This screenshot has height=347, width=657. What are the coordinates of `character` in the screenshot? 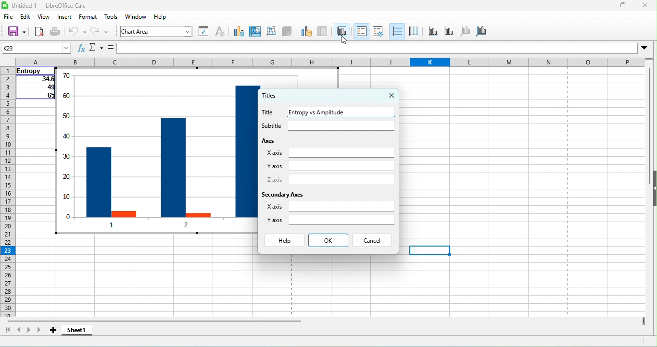 It's located at (221, 33).